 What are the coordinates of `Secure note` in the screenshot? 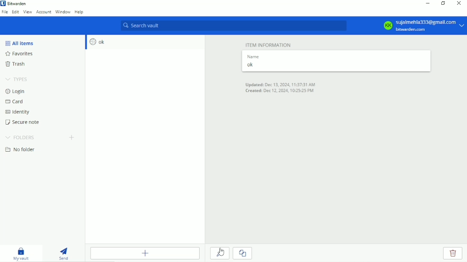 It's located at (24, 122).